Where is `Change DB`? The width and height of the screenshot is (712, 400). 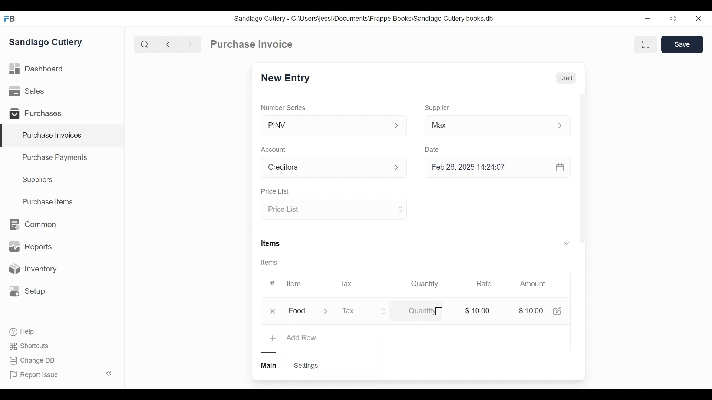 Change DB is located at coordinates (33, 361).